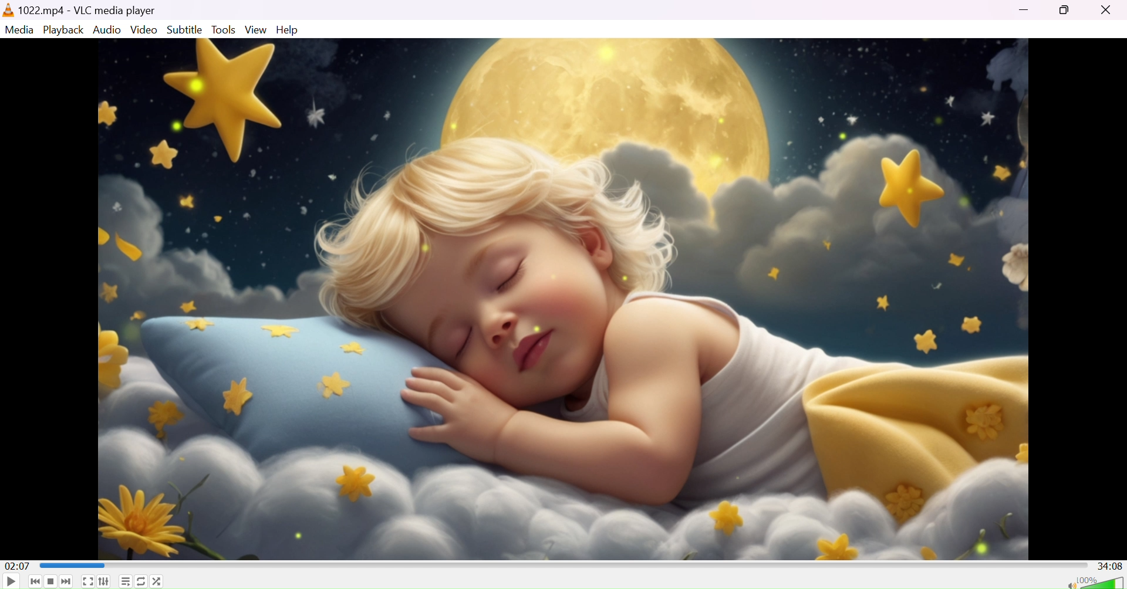  What do you see at coordinates (126, 581) in the screenshot?
I see `Toggle playlist` at bounding box center [126, 581].